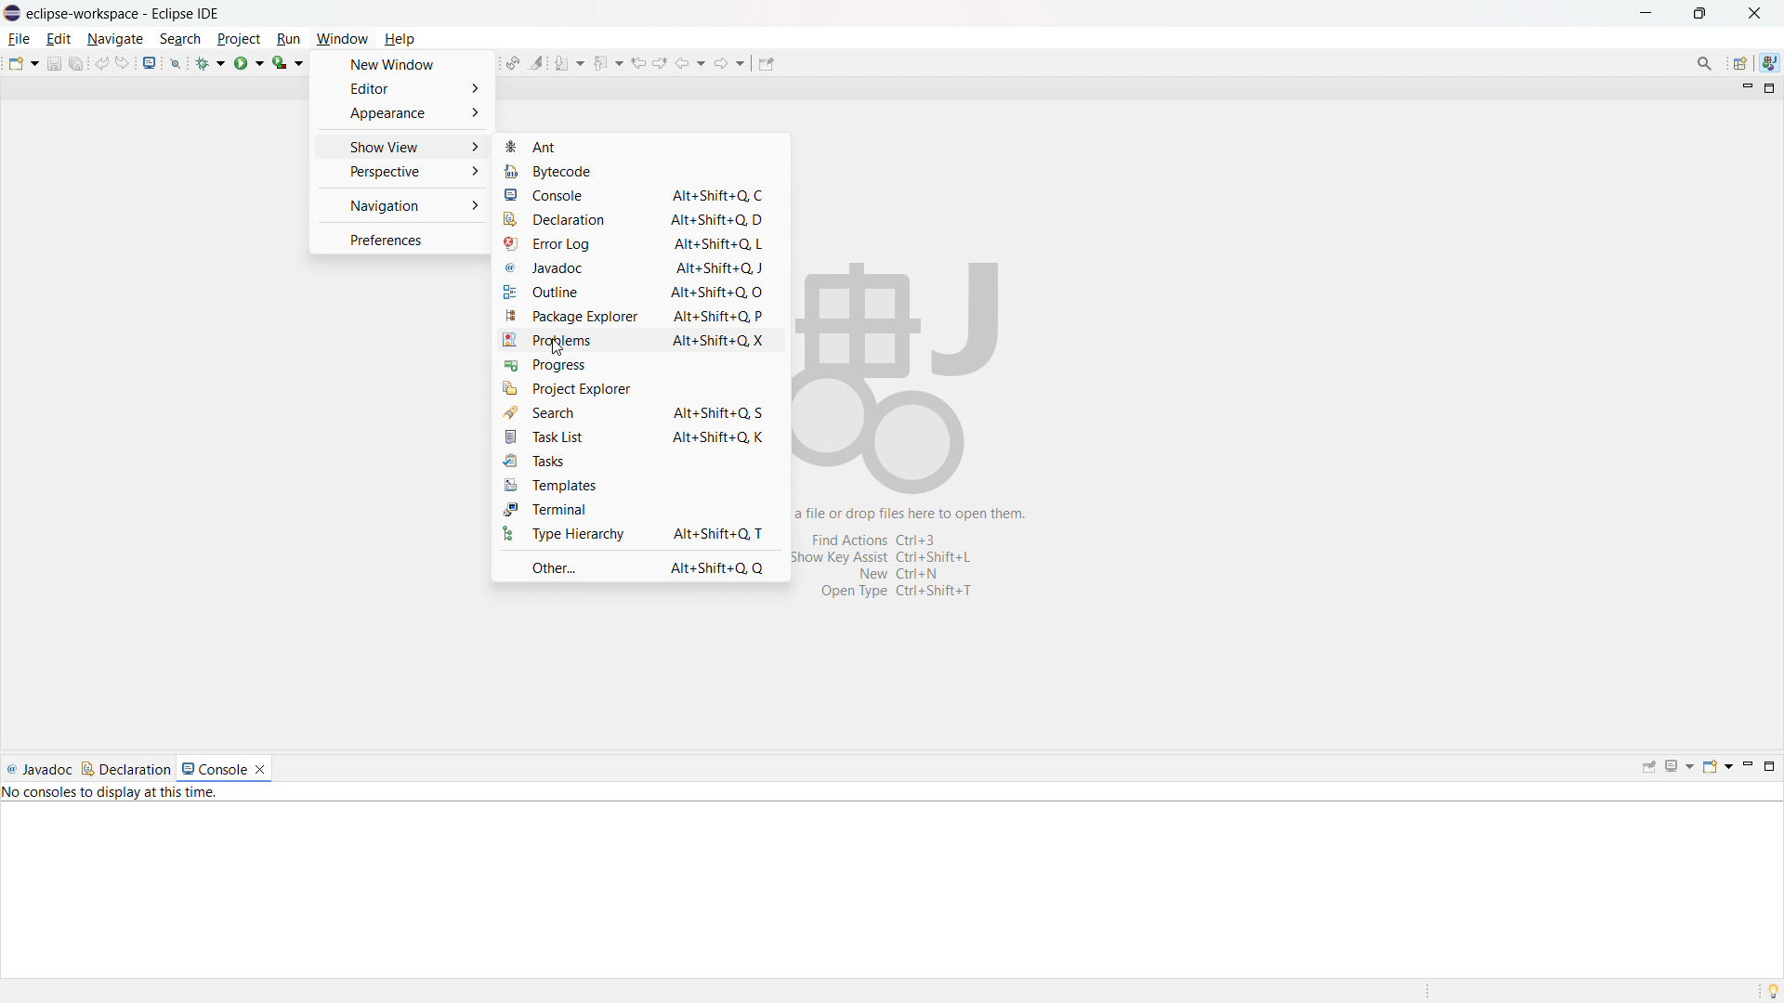  Describe the element at coordinates (1749, 767) in the screenshot. I see `minimize` at that location.